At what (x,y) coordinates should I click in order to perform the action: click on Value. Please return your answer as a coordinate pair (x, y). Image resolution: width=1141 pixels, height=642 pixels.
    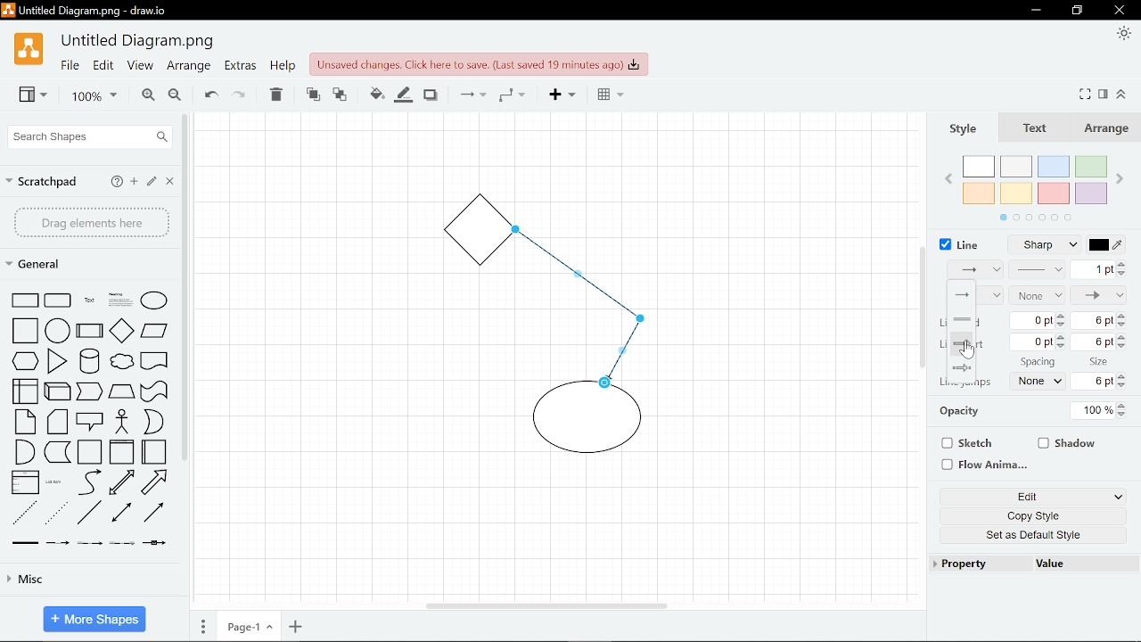
    Looking at the image, I should click on (1051, 565).